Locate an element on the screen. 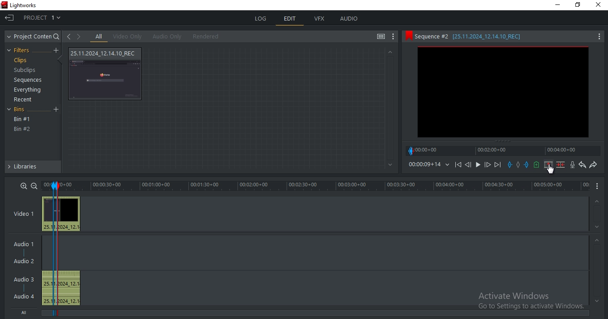 The image size is (608, 319). libraries is located at coordinates (32, 168).